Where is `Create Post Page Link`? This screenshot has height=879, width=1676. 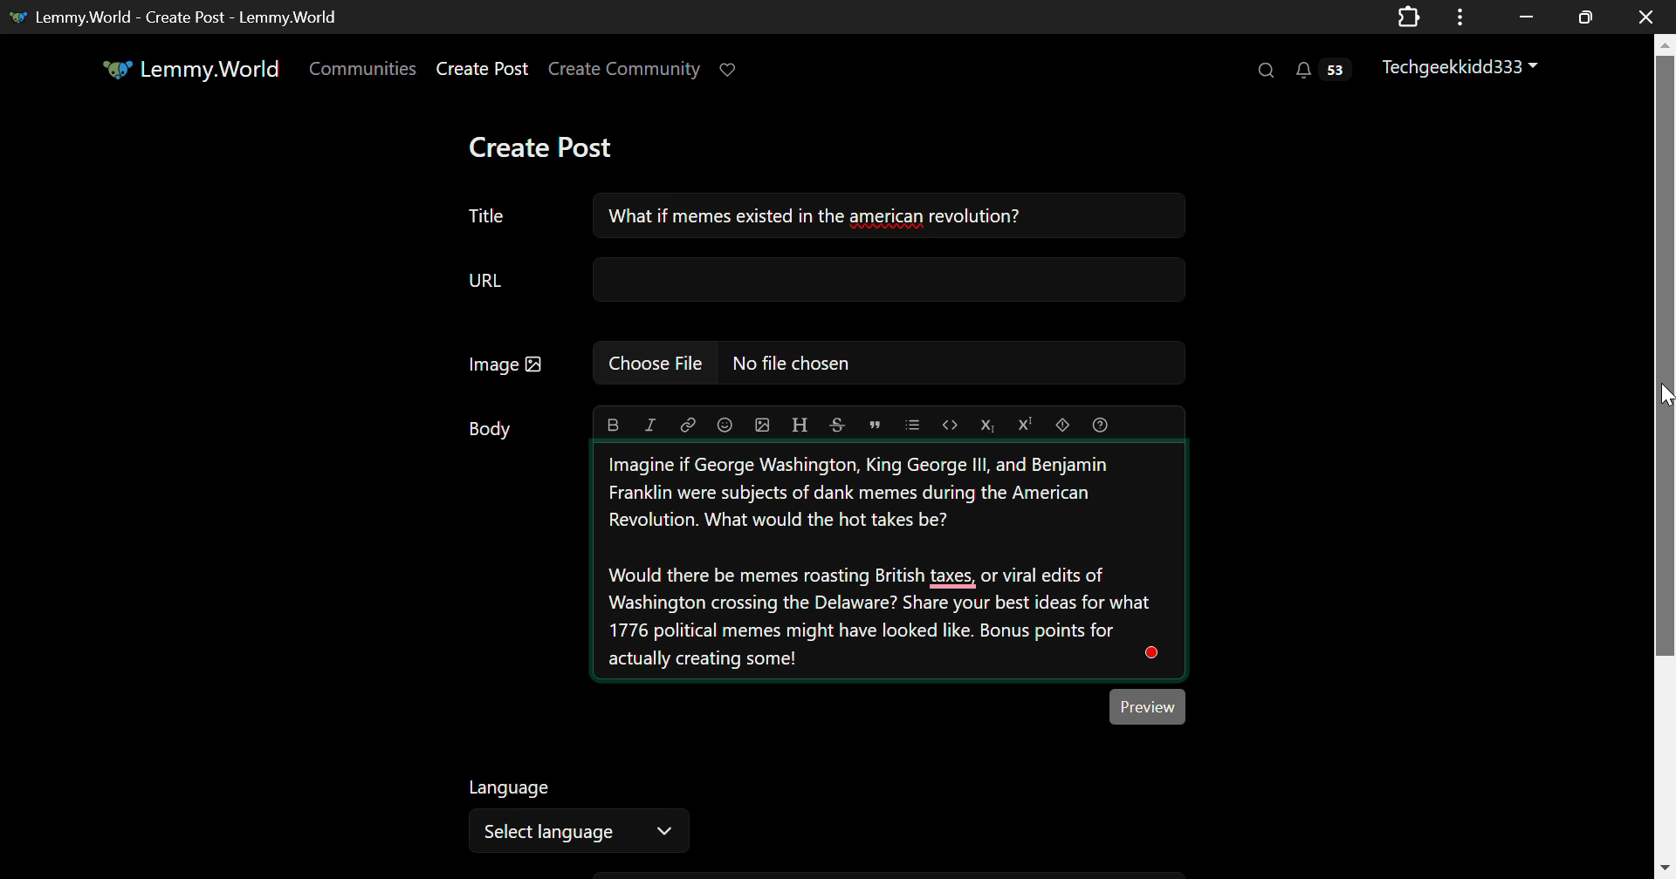
Create Post Page Link is located at coordinates (482, 70).